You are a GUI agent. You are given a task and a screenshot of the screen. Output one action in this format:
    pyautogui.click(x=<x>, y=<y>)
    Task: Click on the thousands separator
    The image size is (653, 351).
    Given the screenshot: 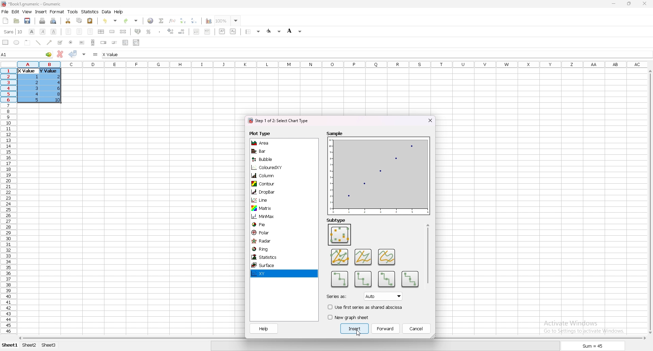 What is the action you would take?
    pyautogui.click(x=160, y=31)
    